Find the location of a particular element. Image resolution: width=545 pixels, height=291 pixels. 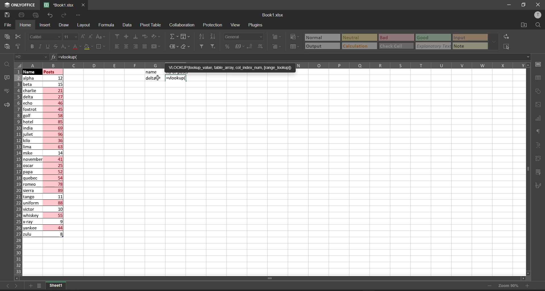

feedback and support is located at coordinates (5, 105).